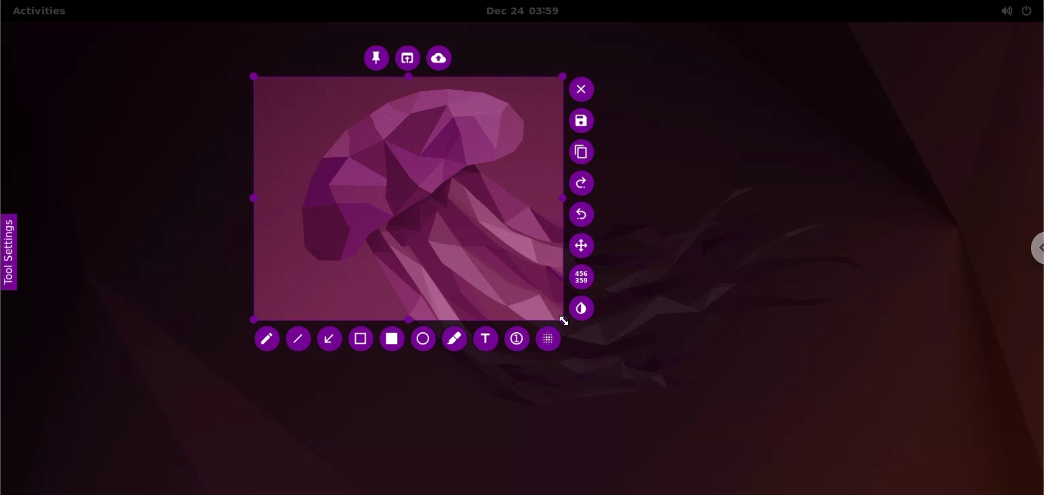  Describe the element at coordinates (560, 319) in the screenshot. I see `cursor` at that location.